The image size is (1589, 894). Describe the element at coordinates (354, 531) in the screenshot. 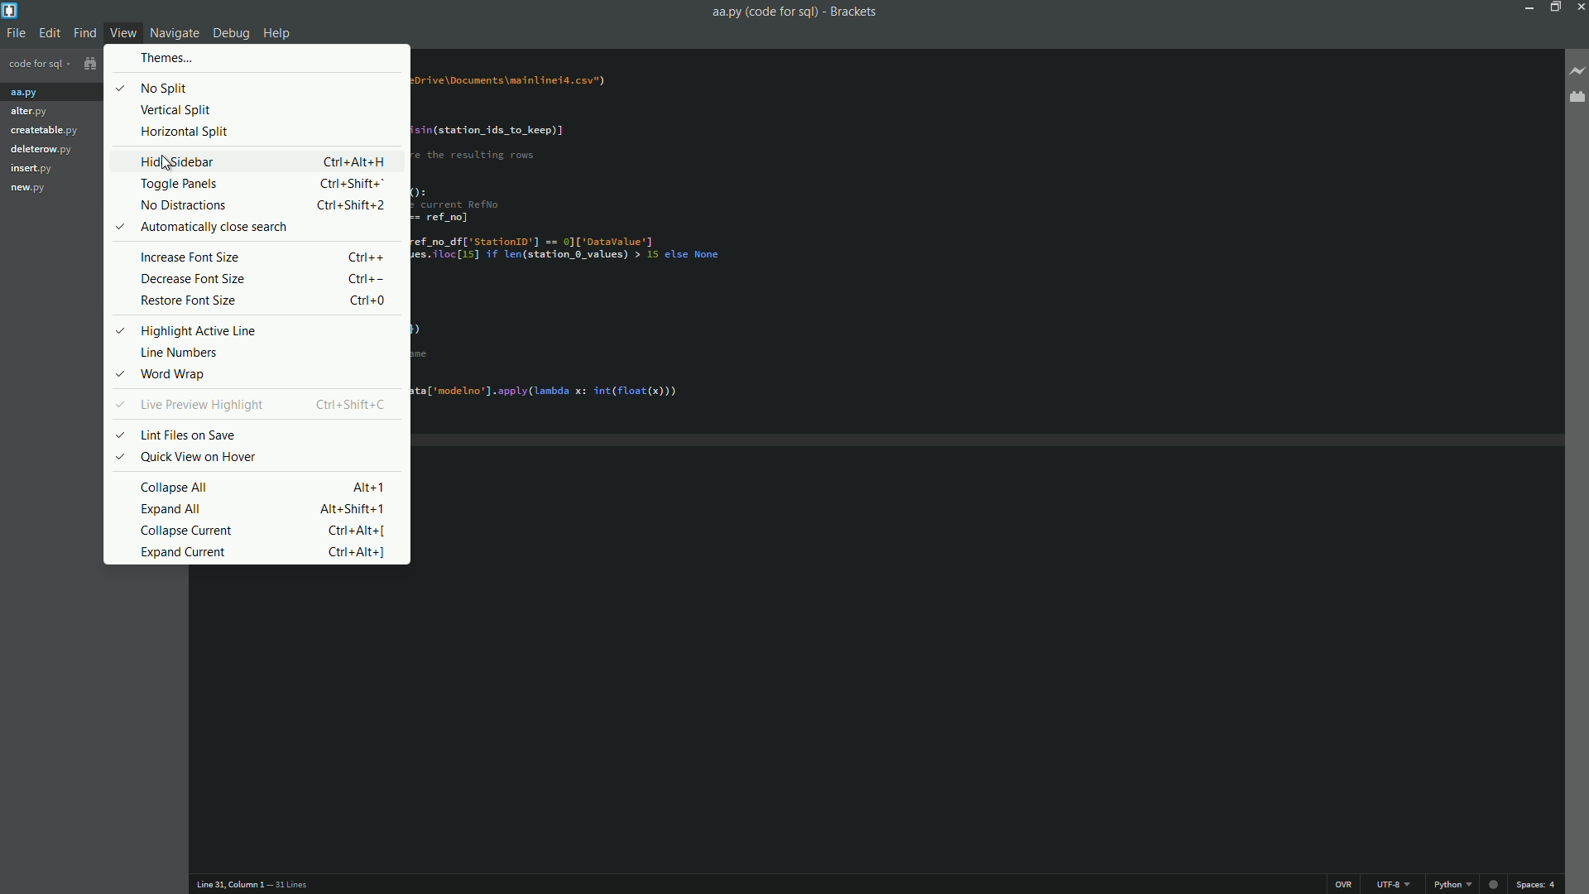

I see `keyboard shortcut` at that location.